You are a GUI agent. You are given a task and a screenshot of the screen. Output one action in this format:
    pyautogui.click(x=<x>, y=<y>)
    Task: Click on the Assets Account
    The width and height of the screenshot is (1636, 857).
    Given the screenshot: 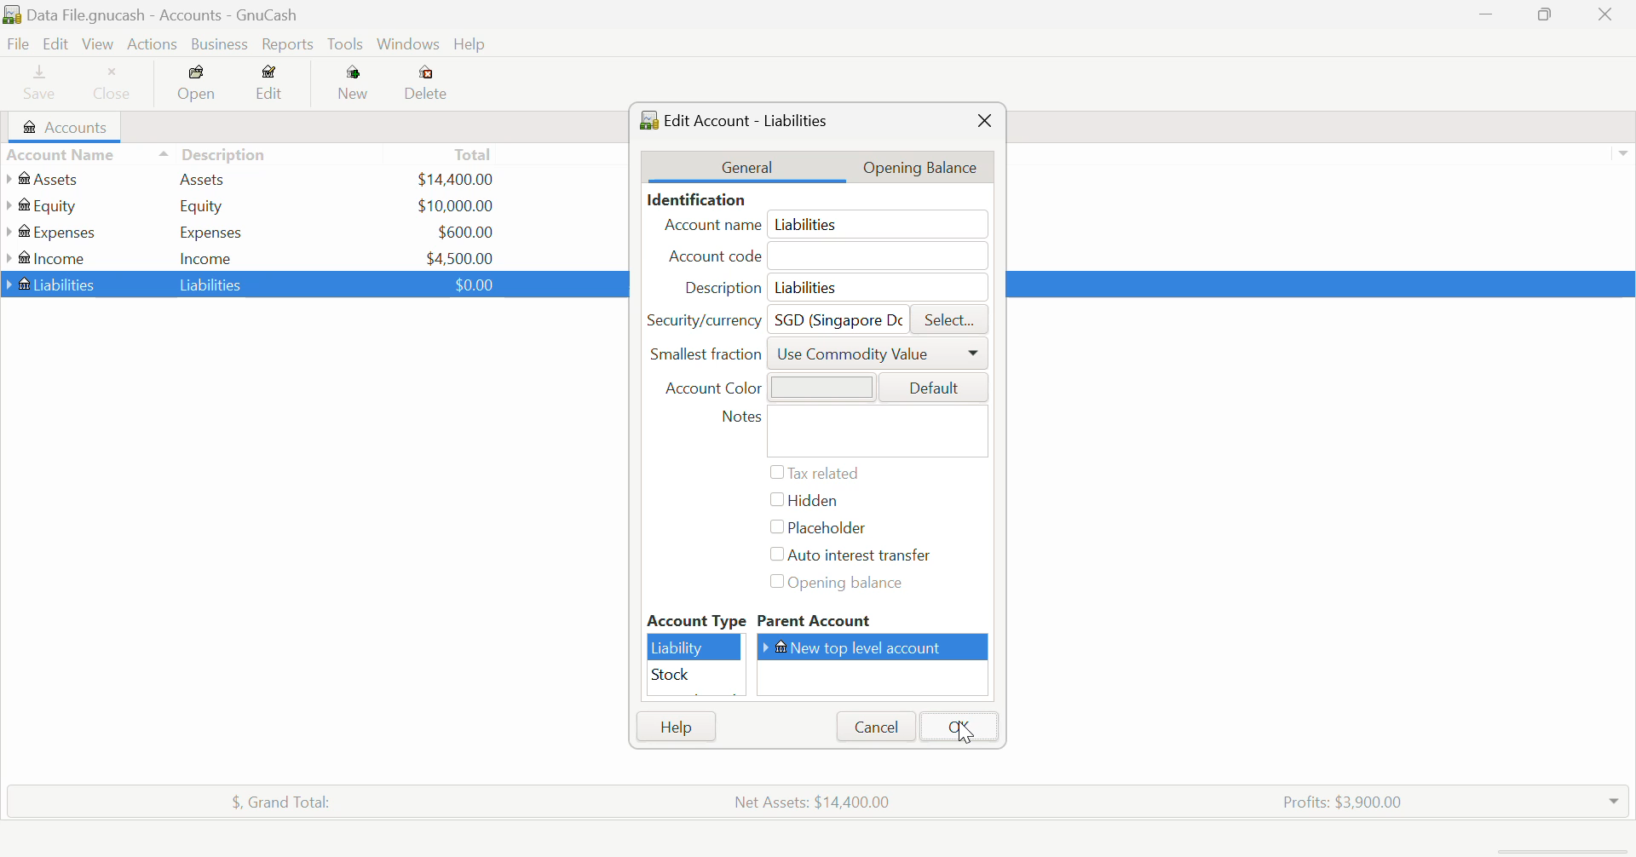 What is the action you would take?
    pyautogui.click(x=45, y=179)
    